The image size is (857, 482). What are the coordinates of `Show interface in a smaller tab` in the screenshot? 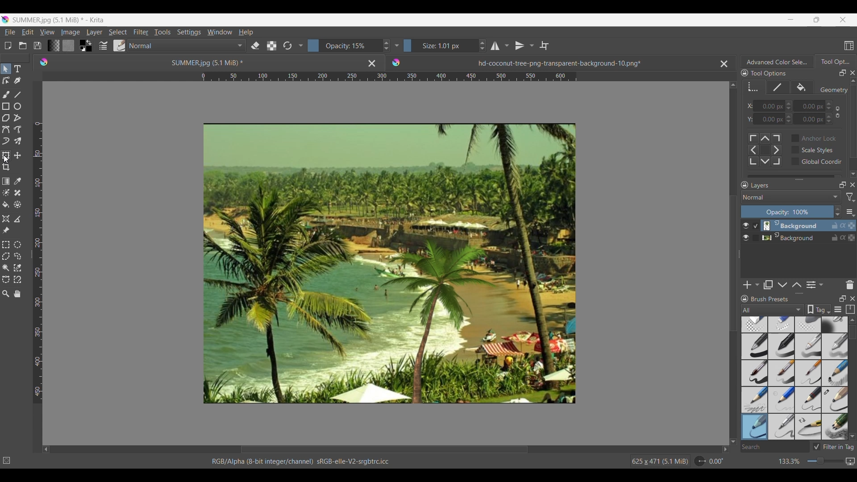 It's located at (816, 20).